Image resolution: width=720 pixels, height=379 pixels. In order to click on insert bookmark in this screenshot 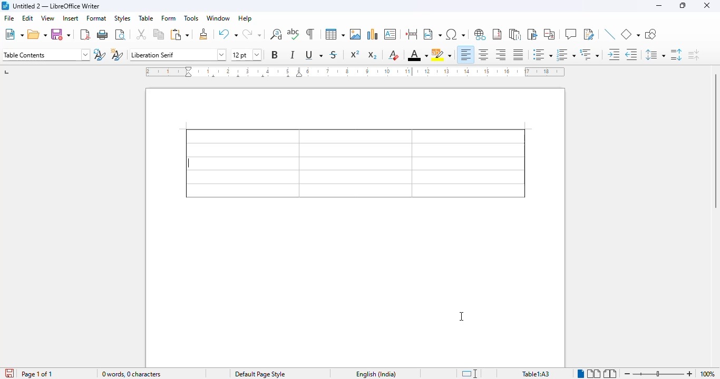, I will do `click(531, 34)`.